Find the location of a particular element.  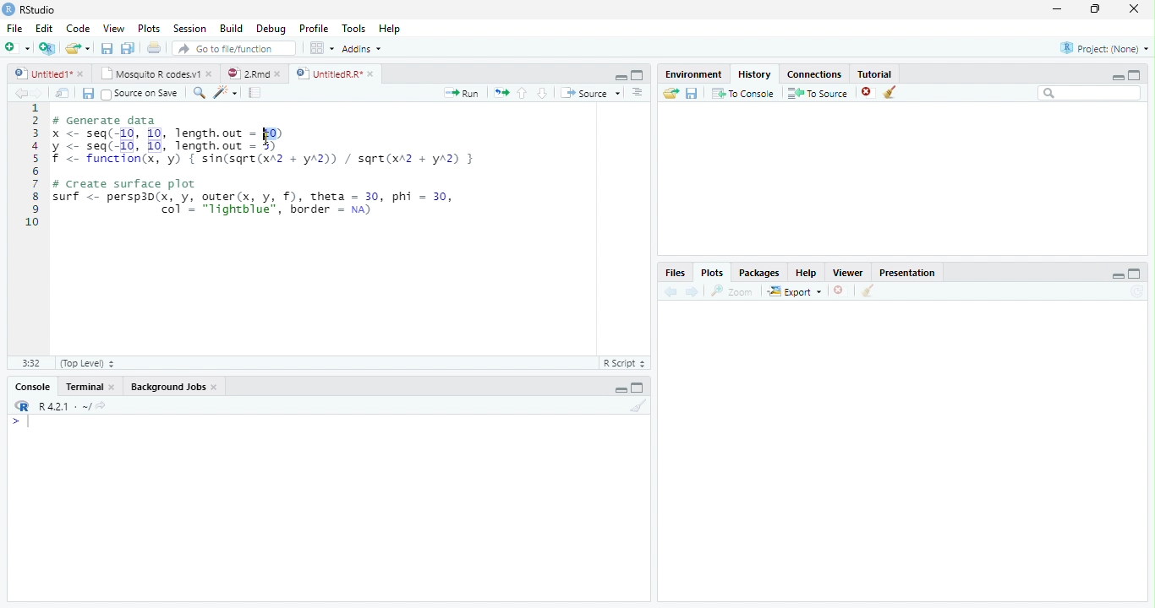

Untitled1* is located at coordinates (41, 73).